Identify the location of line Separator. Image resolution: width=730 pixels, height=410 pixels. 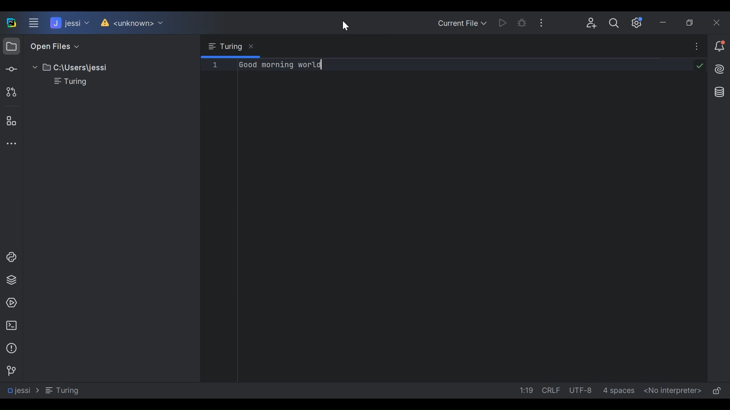
(553, 391).